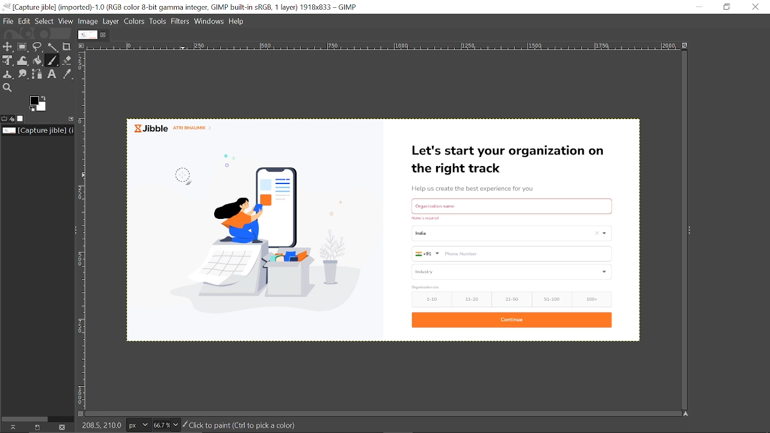 The width and height of the screenshot is (770, 433). What do you see at coordinates (67, 60) in the screenshot?
I see `Eraser tool` at bounding box center [67, 60].